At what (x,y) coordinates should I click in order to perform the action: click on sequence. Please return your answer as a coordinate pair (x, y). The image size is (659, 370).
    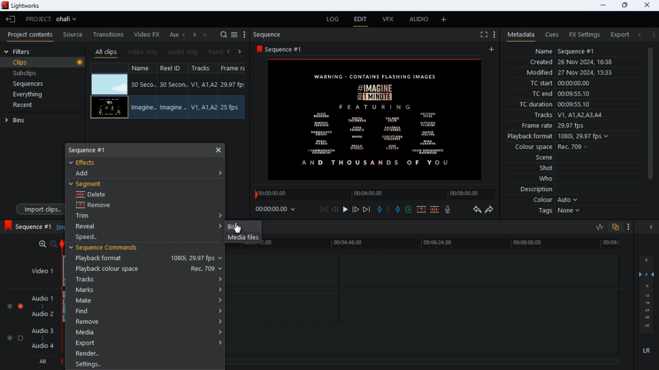
    Looking at the image, I should click on (28, 225).